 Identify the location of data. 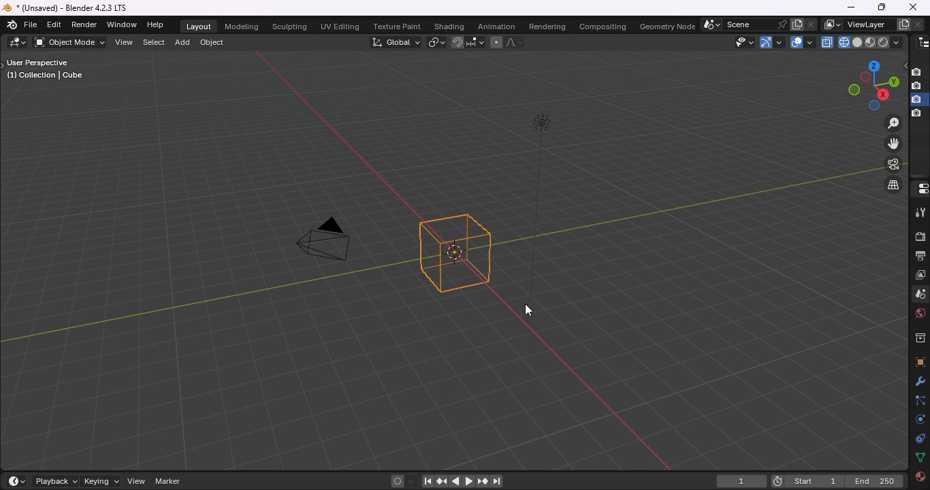
(920, 457).